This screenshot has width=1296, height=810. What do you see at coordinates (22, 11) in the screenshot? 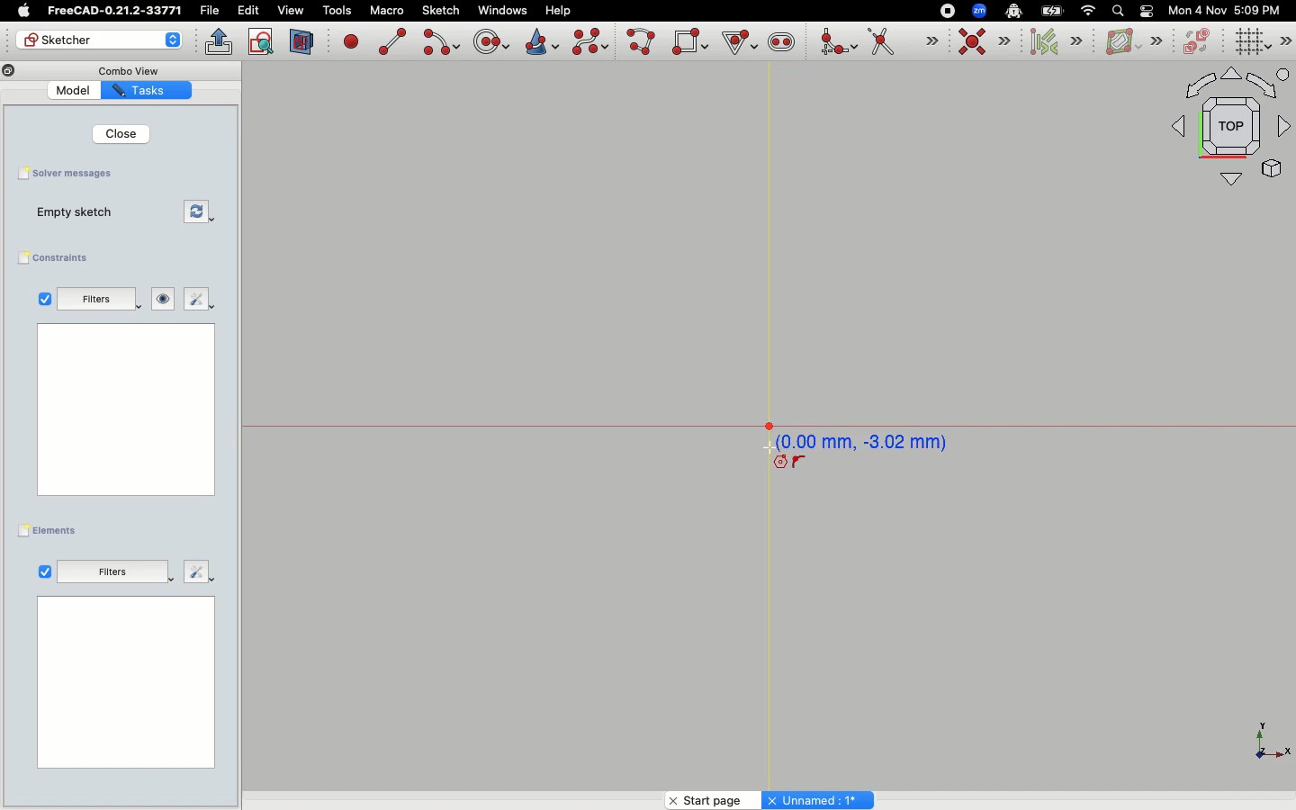
I see `Apple Logo` at bounding box center [22, 11].